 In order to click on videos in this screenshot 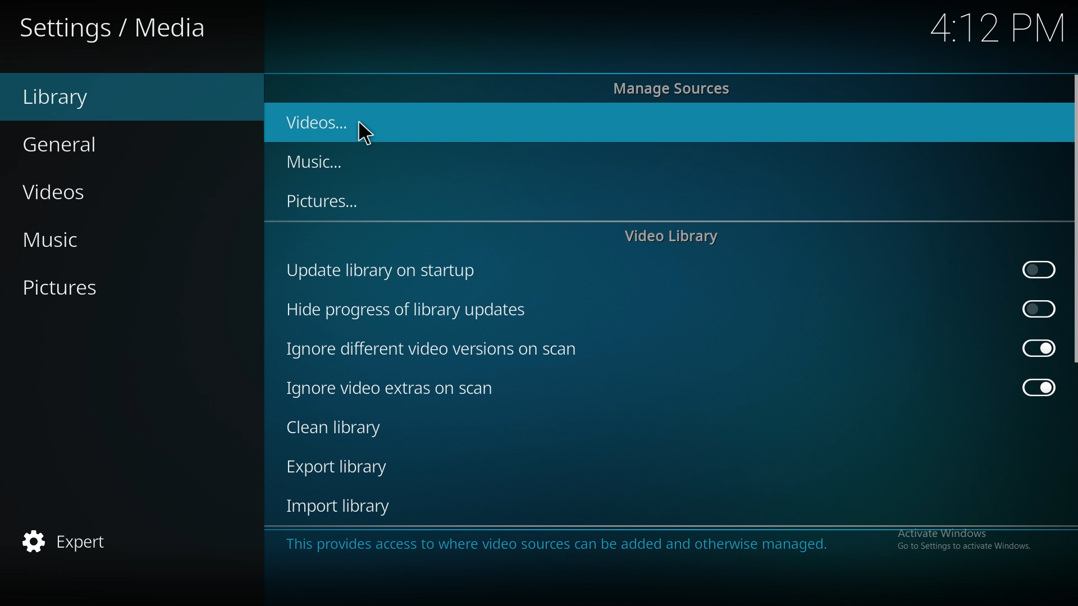, I will do `click(371, 123)`.